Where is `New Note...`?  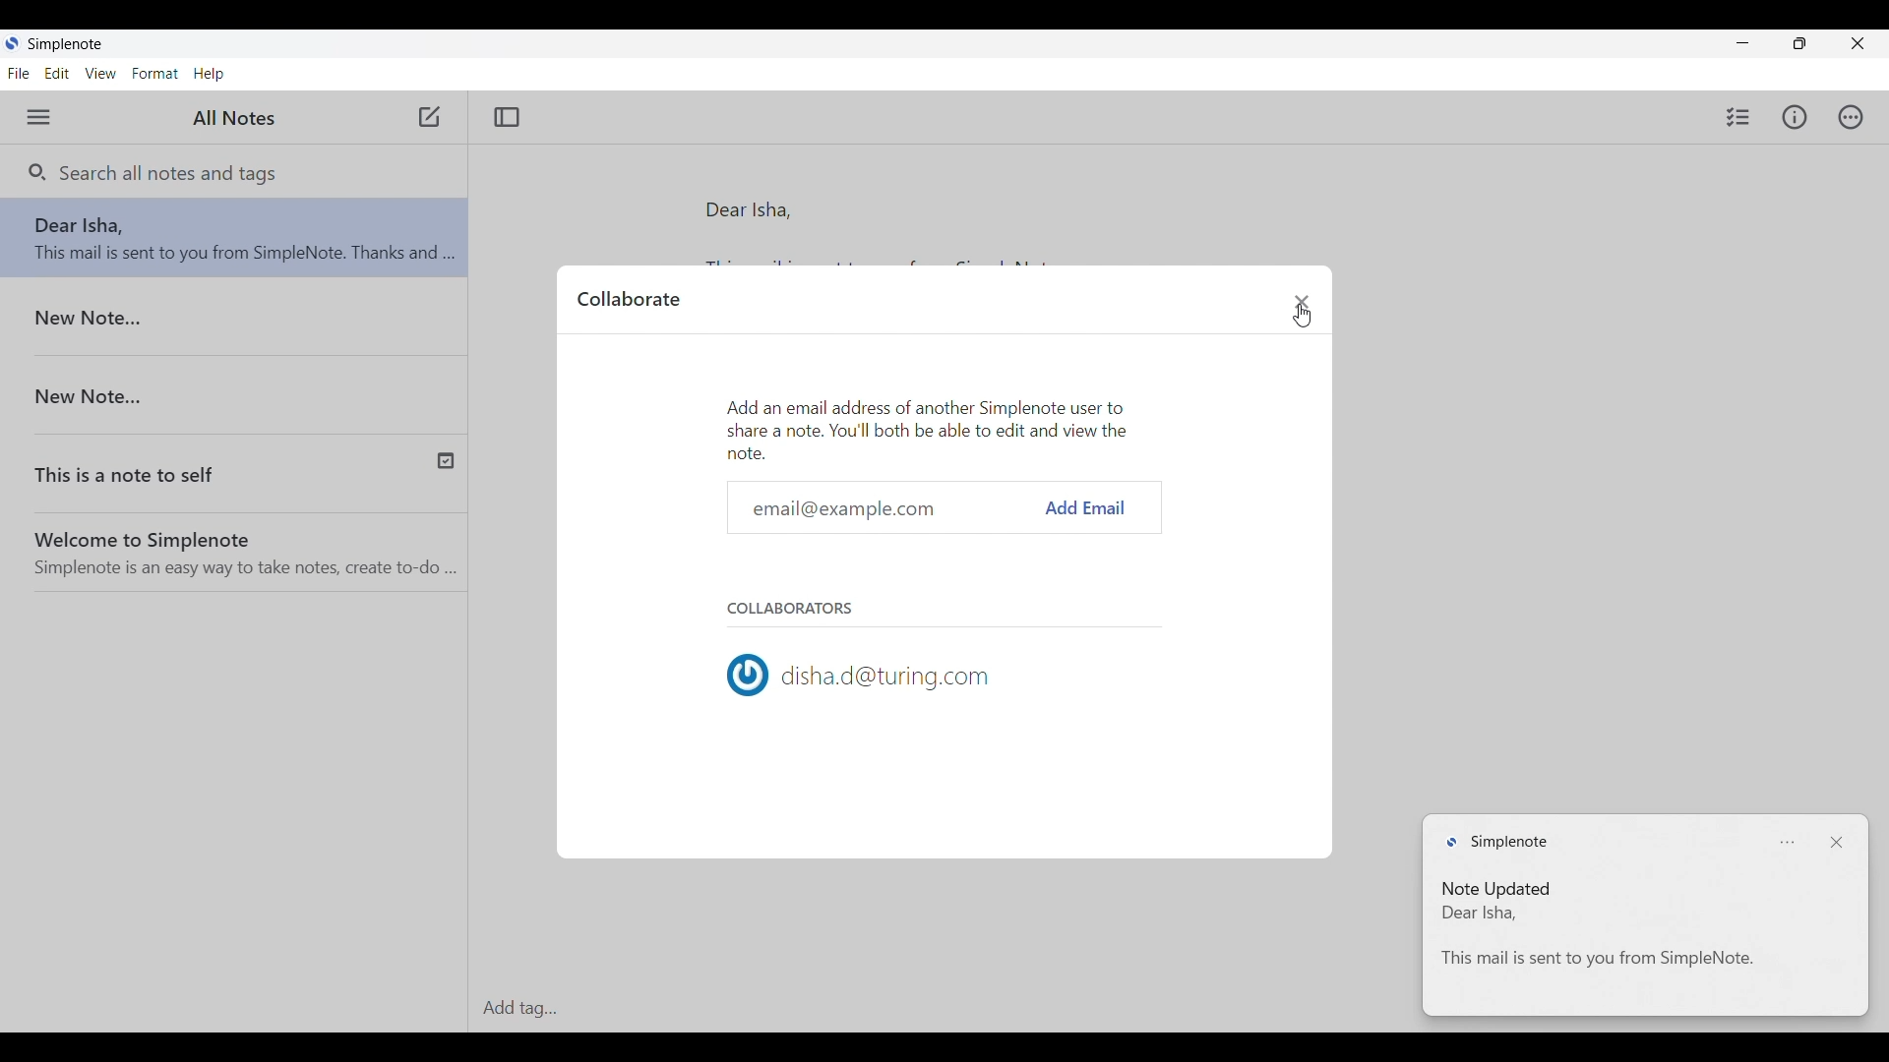
New Note... is located at coordinates (247, 388).